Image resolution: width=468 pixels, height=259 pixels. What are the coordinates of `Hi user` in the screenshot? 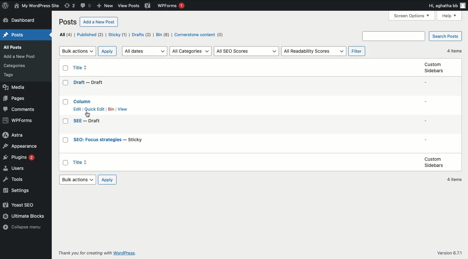 It's located at (447, 6).